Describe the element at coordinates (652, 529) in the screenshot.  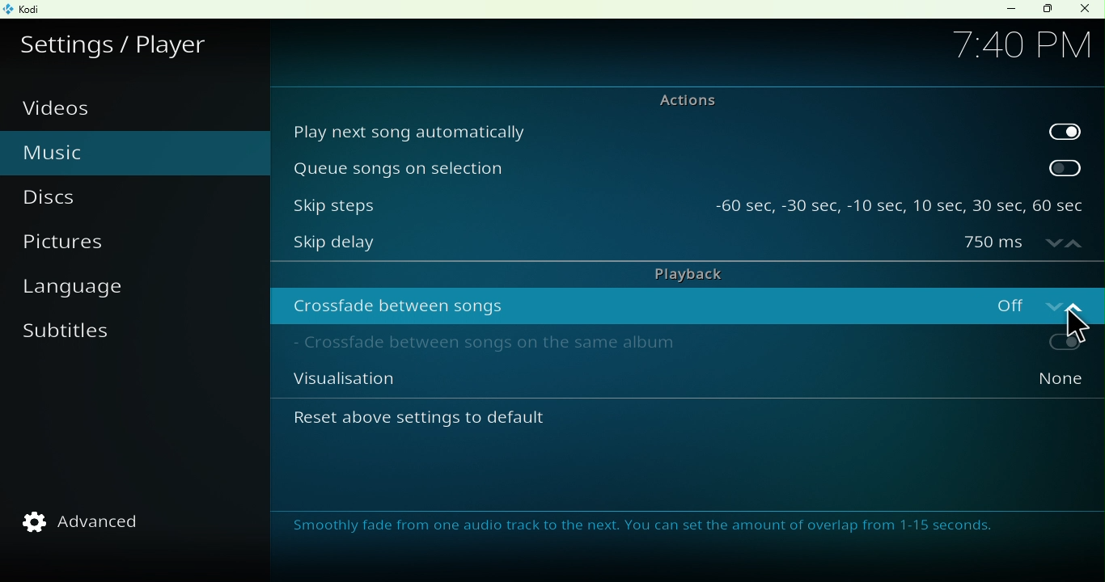
I see `Note` at that location.